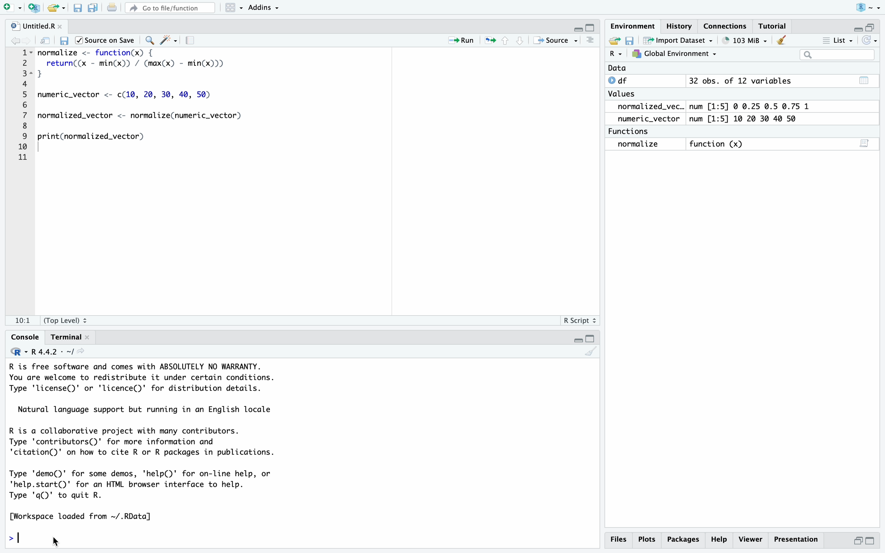 The height and width of the screenshot is (553, 885). Describe the element at coordinates (508, 41) in the screenshot. I see `Go to previous section/chunk (Ctrl + PgUp)` at that location.